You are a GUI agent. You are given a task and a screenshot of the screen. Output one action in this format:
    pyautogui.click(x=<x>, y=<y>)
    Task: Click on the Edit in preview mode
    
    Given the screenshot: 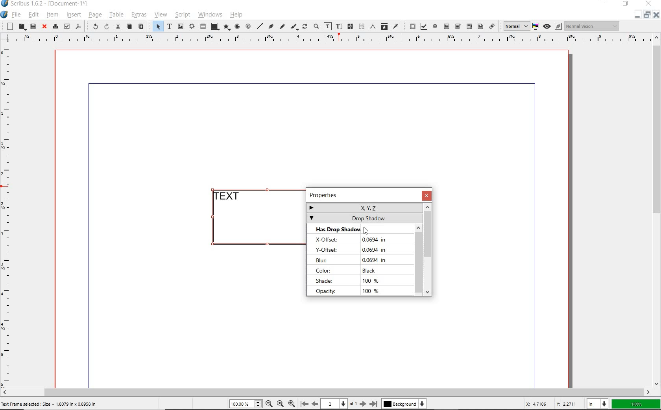 What is the action you would take?
    pyautogui.click(x=559, y=26)
    